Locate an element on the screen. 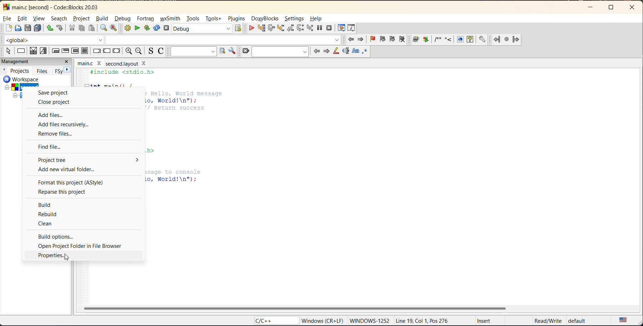 This screenshot has width=643, height=326. tools+ is located at coordinates (215, 20).